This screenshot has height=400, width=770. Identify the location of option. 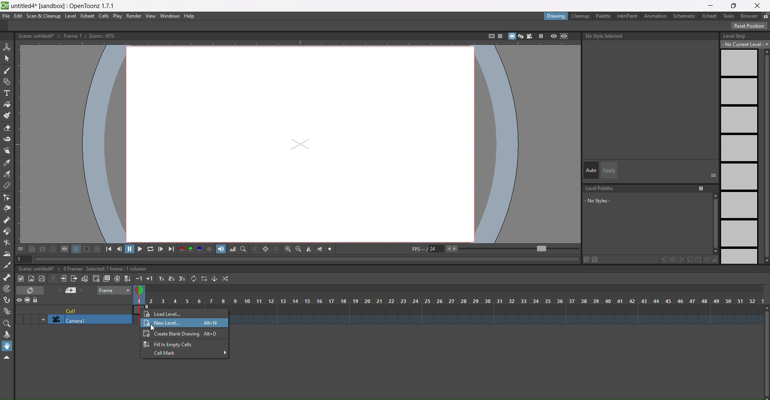
(702, 188).